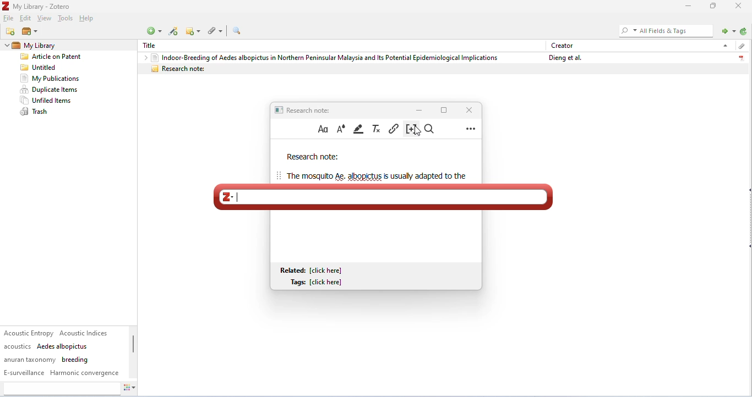  Describe the element at coordinates (394, 128) in the screenshot. I see `insert link` at that location.